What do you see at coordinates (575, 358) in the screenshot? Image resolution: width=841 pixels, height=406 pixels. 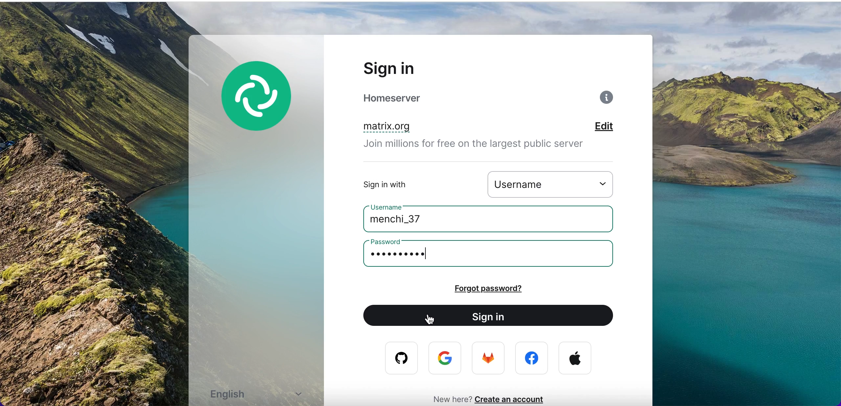 I see `apple logo` at bounding box center [575, 358].